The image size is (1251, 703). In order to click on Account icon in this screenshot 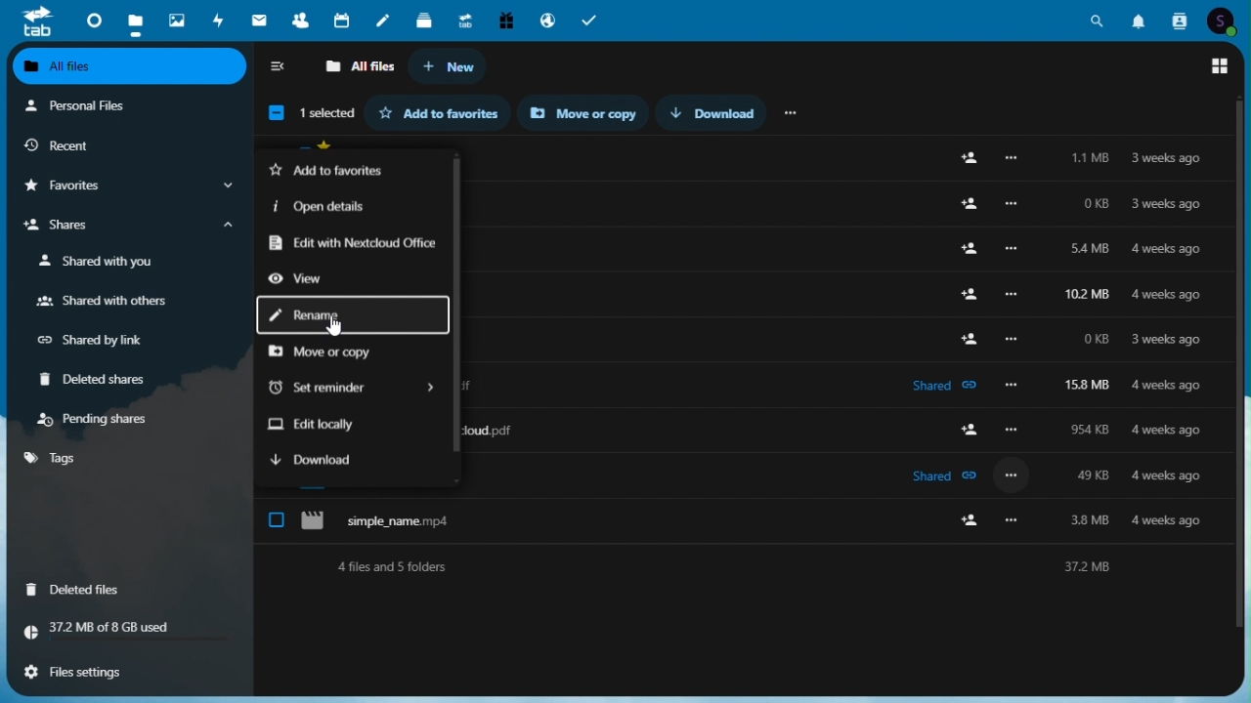, I will do `click(1227, 19)`.